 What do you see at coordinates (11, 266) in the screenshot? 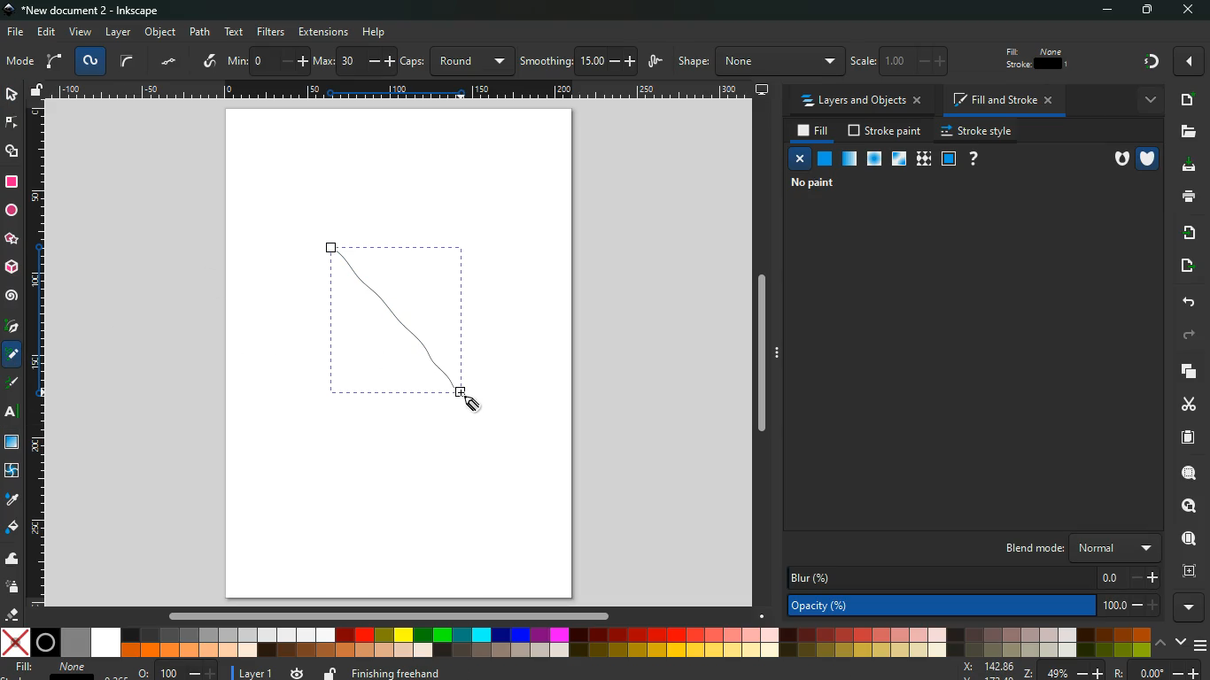
I see `3d tool box` at bounding box center [11, 266].